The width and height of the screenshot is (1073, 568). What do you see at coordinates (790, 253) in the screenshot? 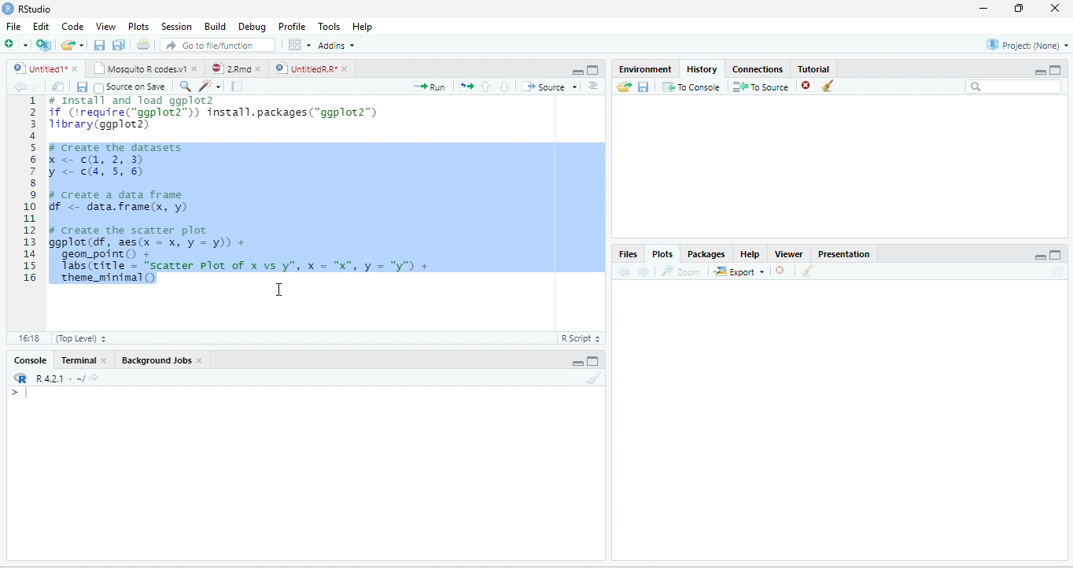
I see `Viewer` at bounding box center [790, 253].